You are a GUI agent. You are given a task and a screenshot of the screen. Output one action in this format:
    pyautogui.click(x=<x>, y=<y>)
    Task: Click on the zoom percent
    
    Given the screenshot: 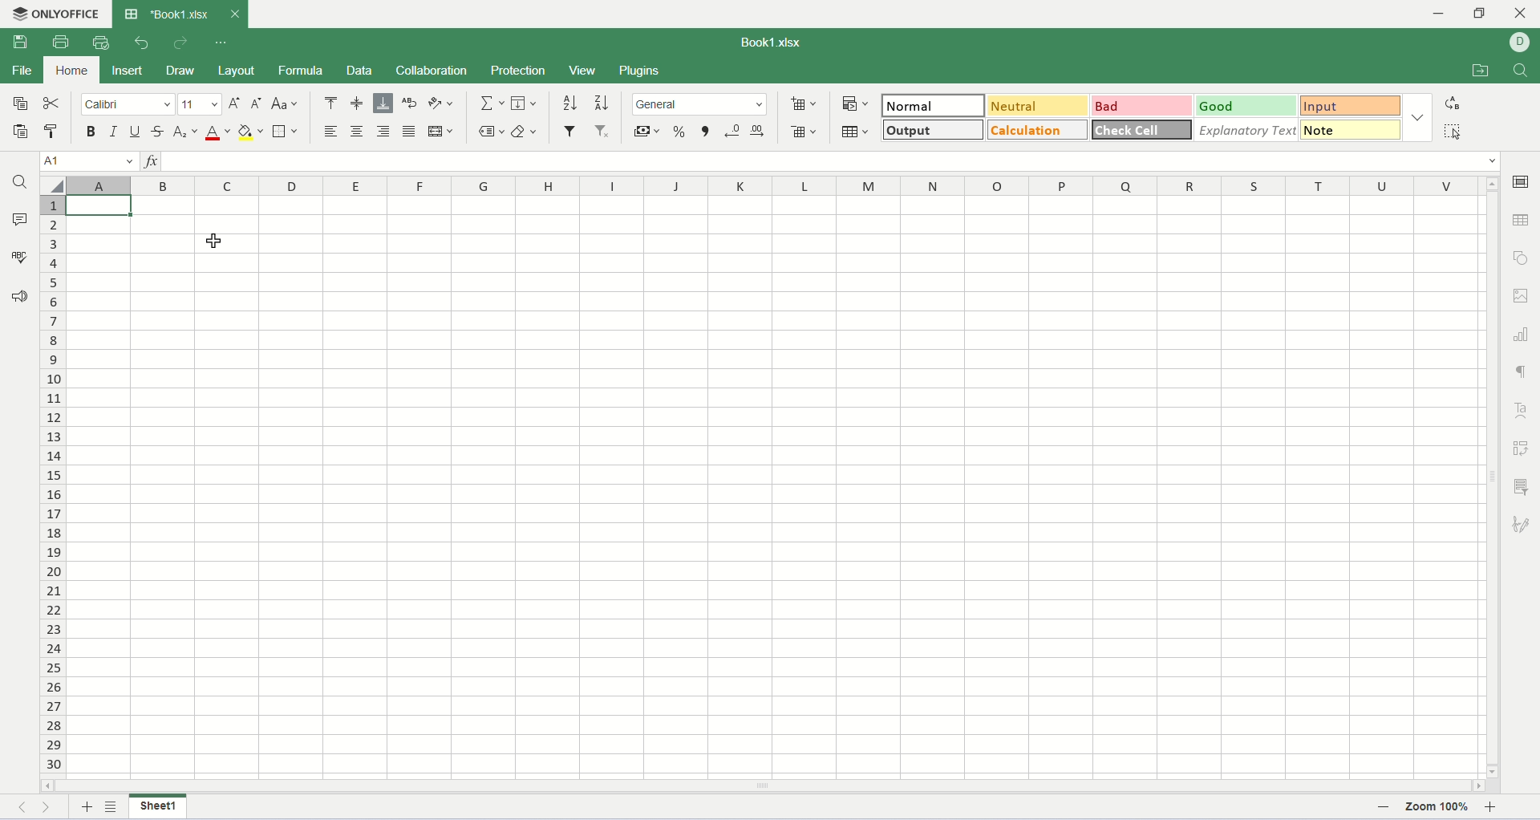 What is the action you would take?
    pyautogui.click(x=1440, y=808)
    